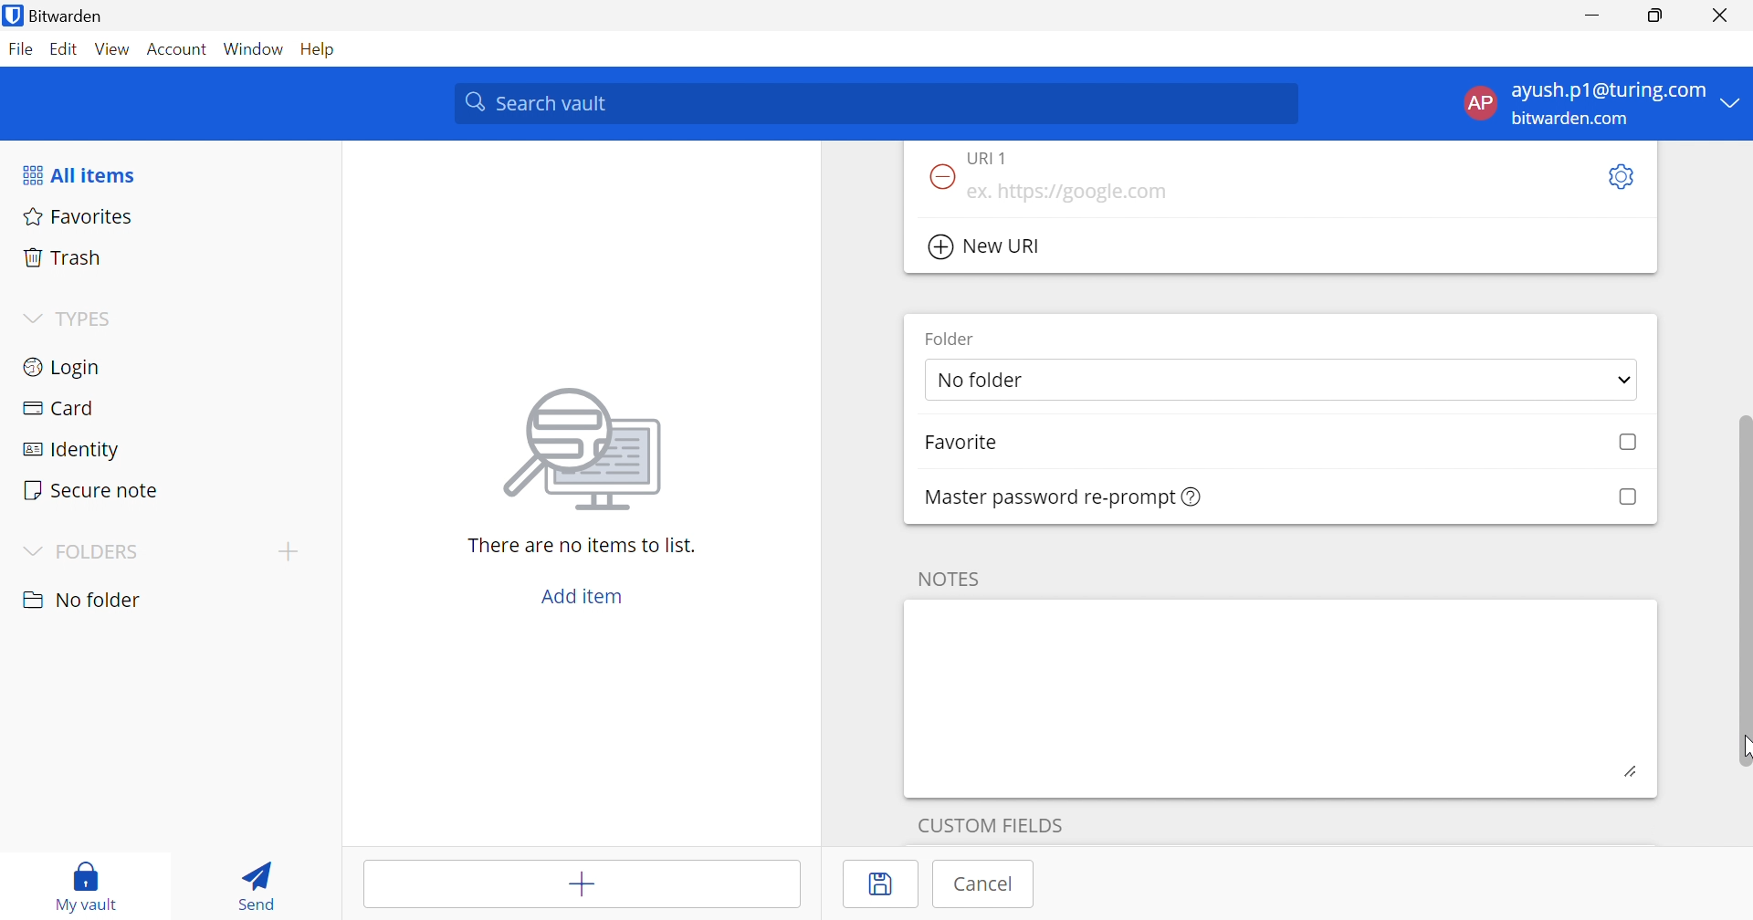 This screenshot has height=920, width=1753. What do you see at coordinates (1592, 16) in the screenshot?
I see `Minimize` at bounding box center [1592, 16].